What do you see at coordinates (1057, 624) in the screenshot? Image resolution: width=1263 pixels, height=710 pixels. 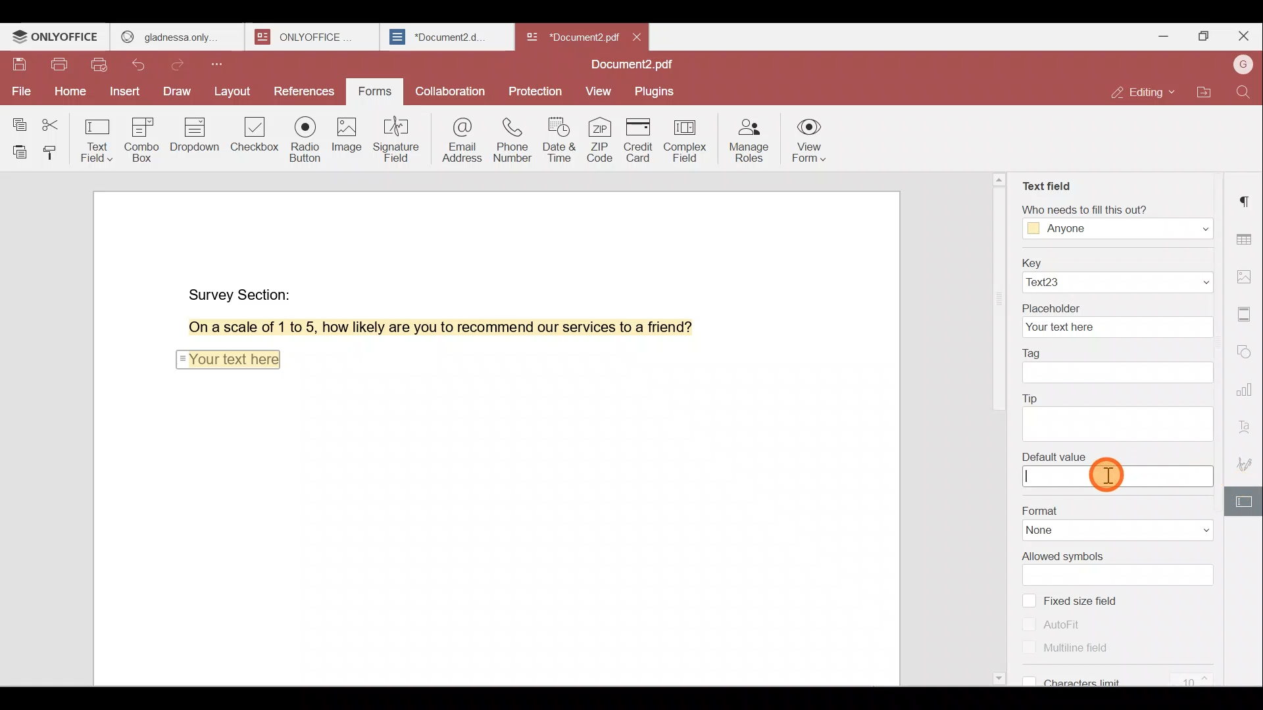 I see `Autofit` at bounding box center [1057, 624].